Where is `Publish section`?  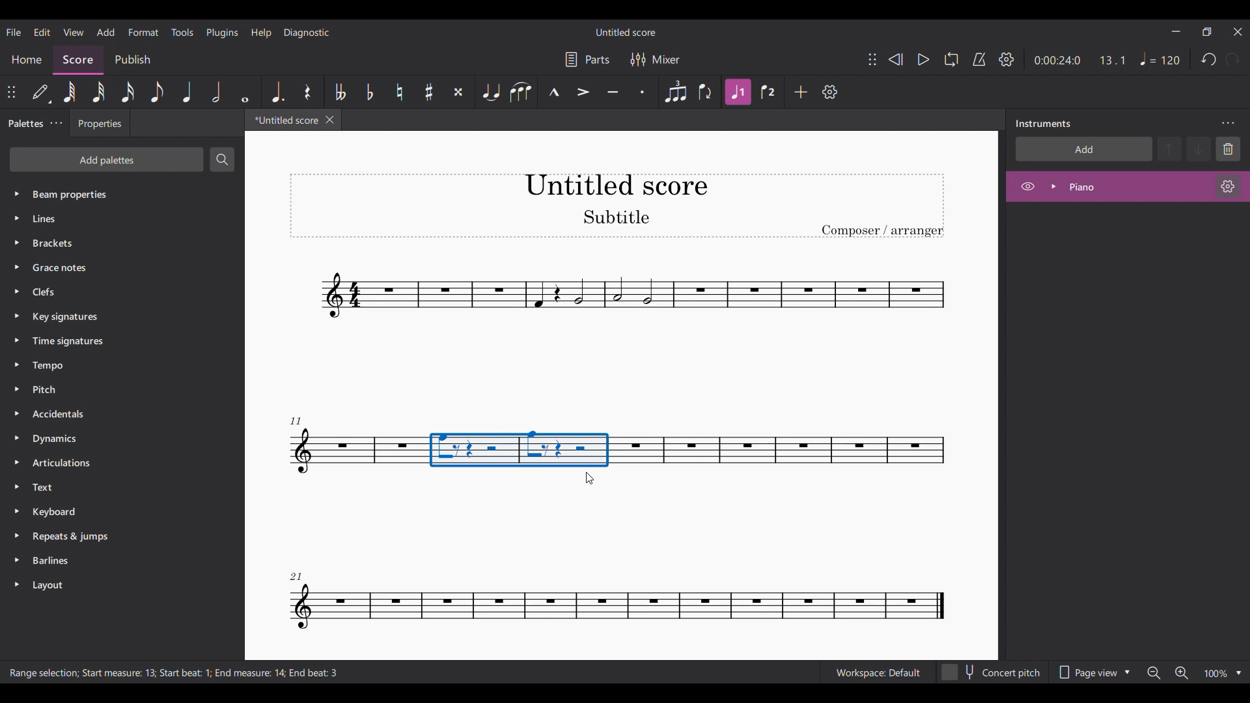 Publish section is located at coordinates (132, 57).